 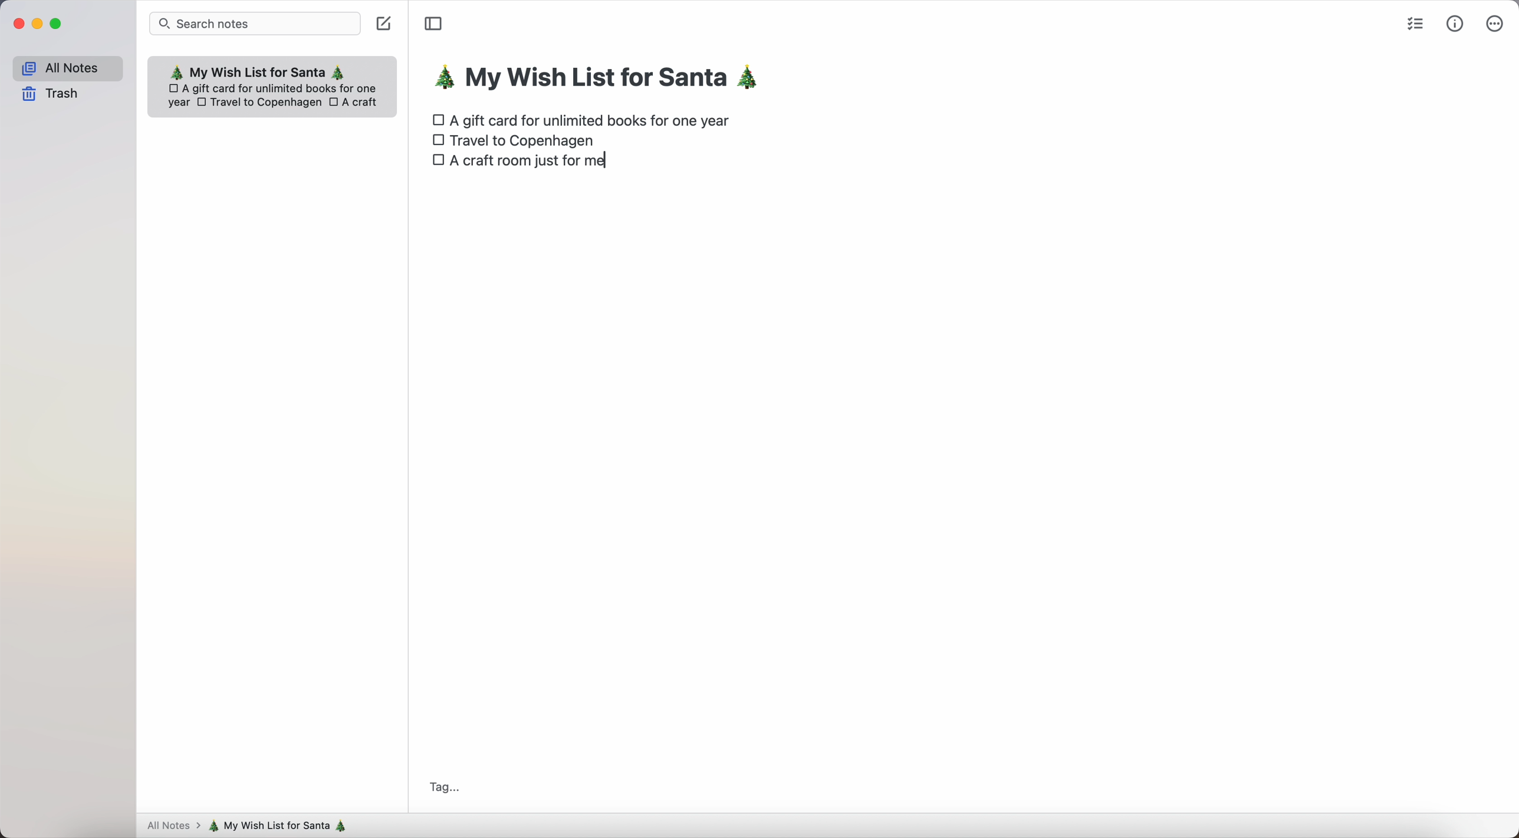 What do you see at coordinates (386, 26) in the screenshot?
I see `create note` at bounding box center [386, 26].